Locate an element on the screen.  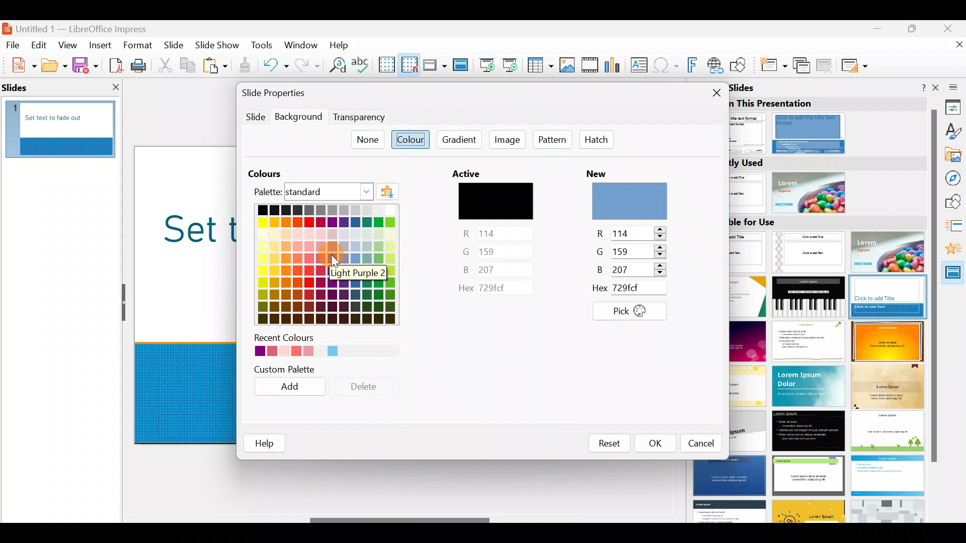
Animation is located at coordinates (954, 252).